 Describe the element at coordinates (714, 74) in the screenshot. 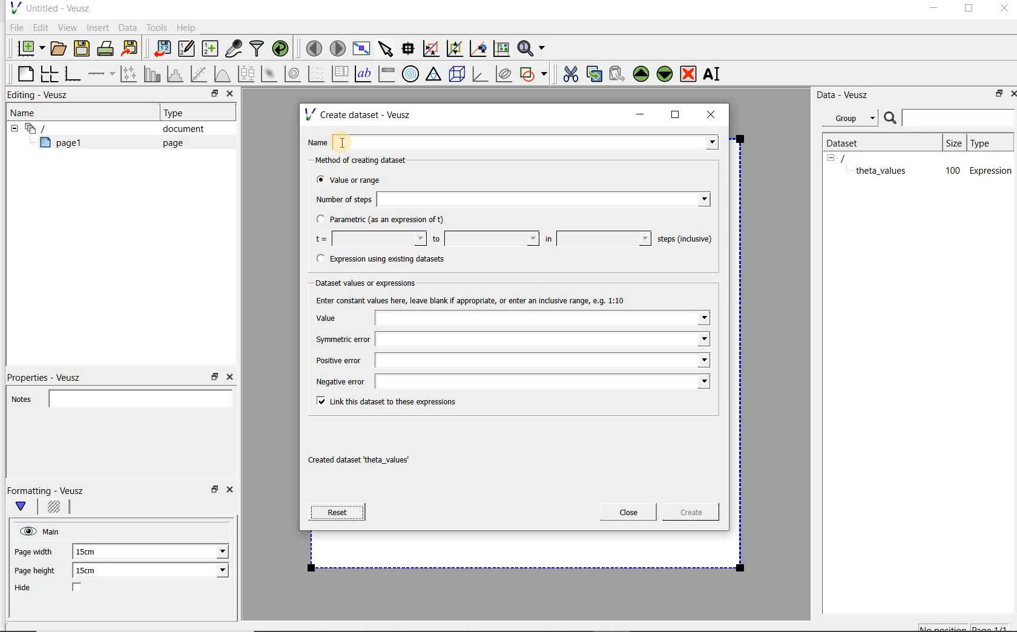

I see `rename the selected widget` at that location.